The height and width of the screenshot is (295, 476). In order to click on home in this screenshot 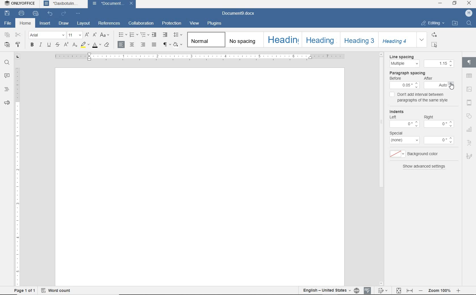, I will do `click(25, 23)`.